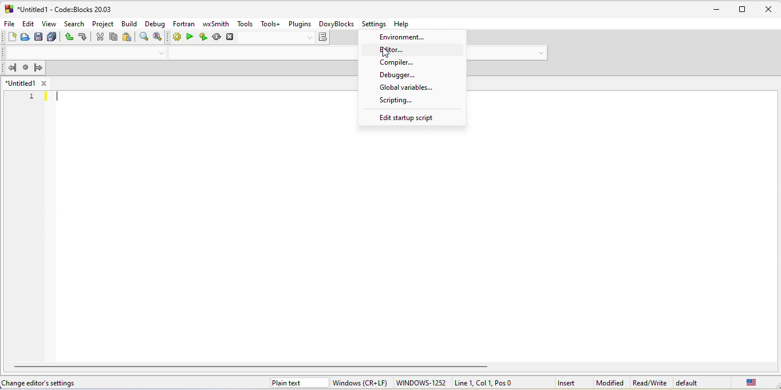 This screenshot has width=781, height=390. What do you see at coordinates (487, 382) in the screenshot?
I see `line 1 col 1 pos 0` at bounding box center [487, 382].